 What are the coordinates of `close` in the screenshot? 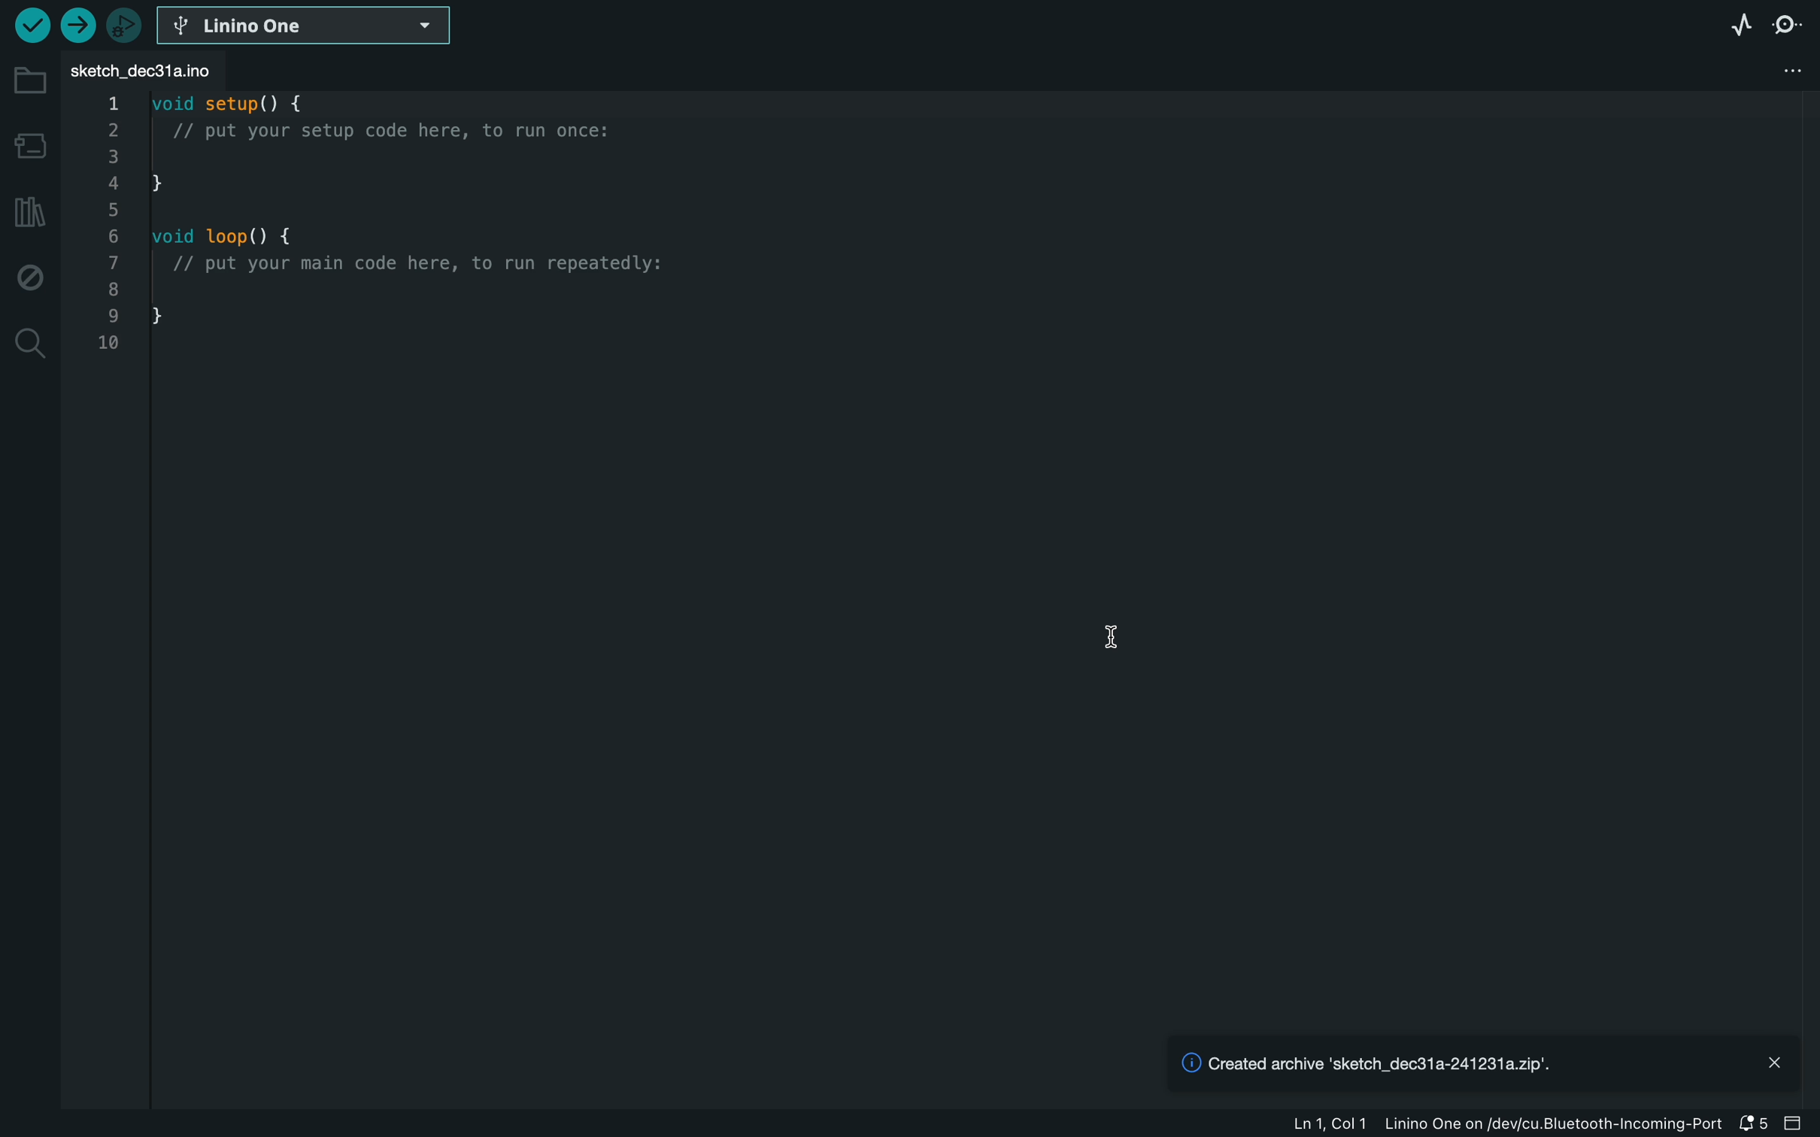 It's located at (1774, 1063).